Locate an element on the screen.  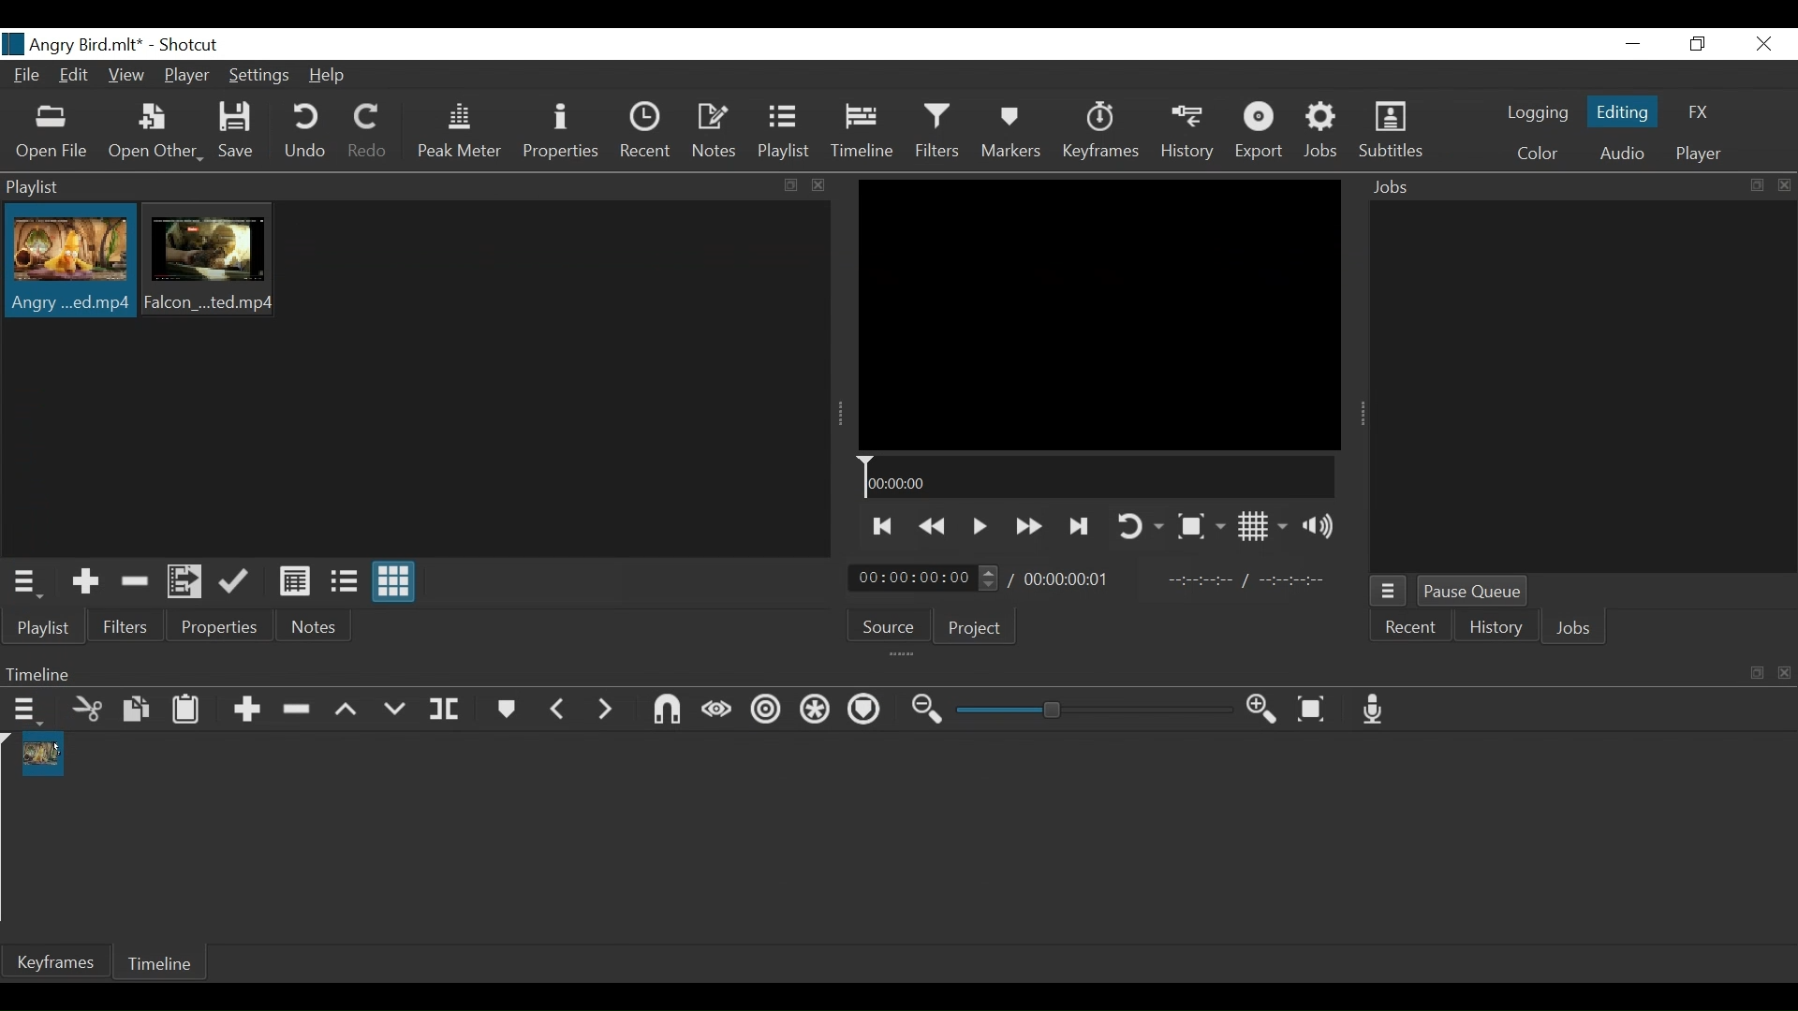
Scrub while dragging is located at coordinates (716, 711).